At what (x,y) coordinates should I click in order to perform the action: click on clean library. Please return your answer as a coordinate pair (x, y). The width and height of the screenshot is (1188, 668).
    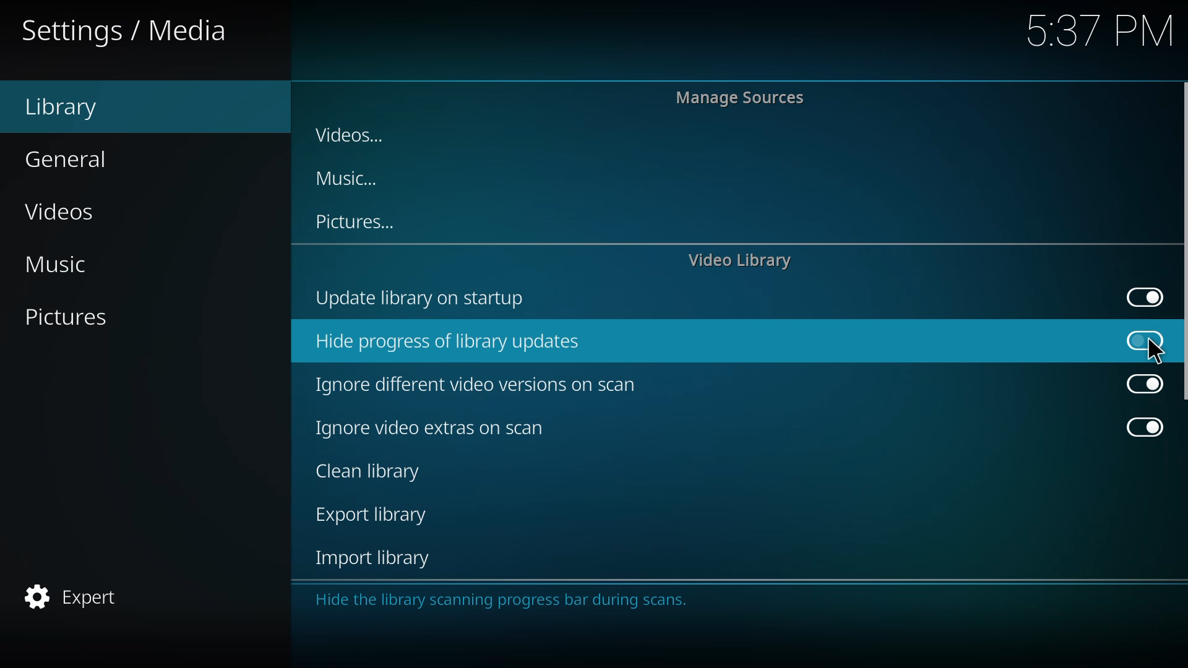
    Looking at the image, I should click on (371, 473).